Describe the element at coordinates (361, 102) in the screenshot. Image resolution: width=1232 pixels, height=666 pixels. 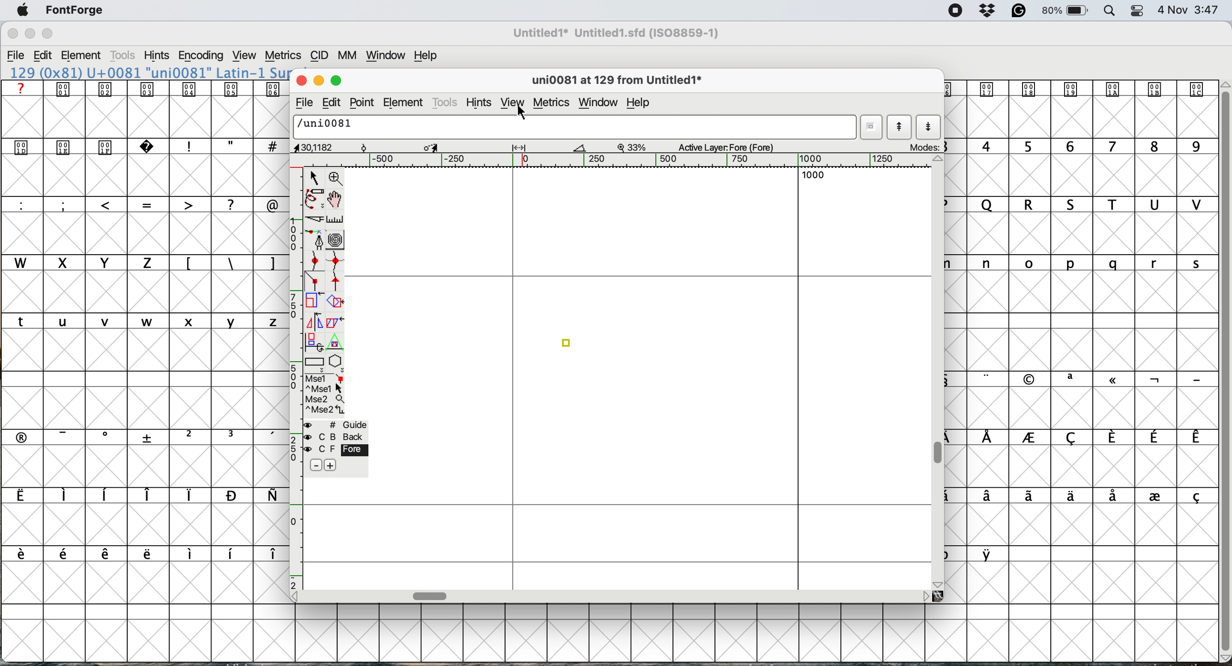
I see `point` at that location.